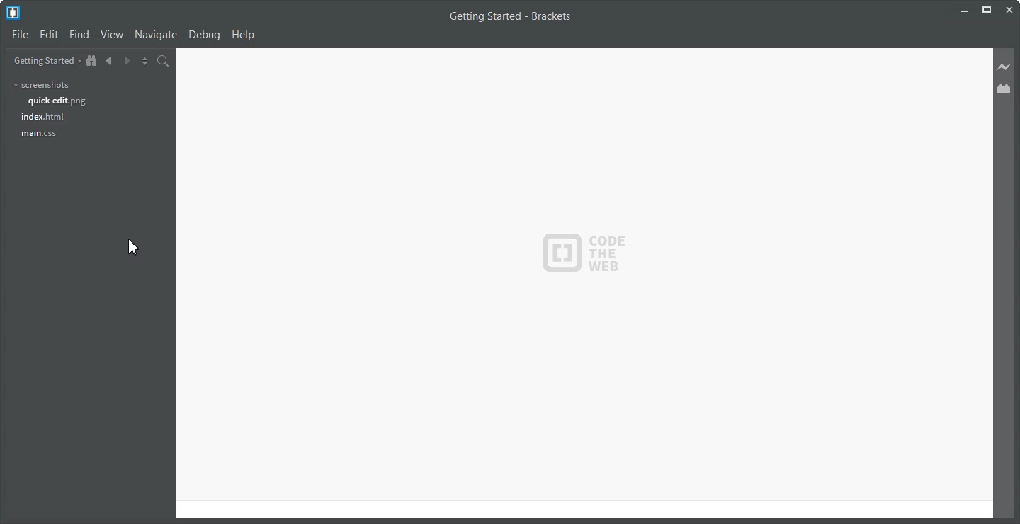  Describe the element at coordinates (164, 61) in the screenshot. I see `Find in Files` at that location.